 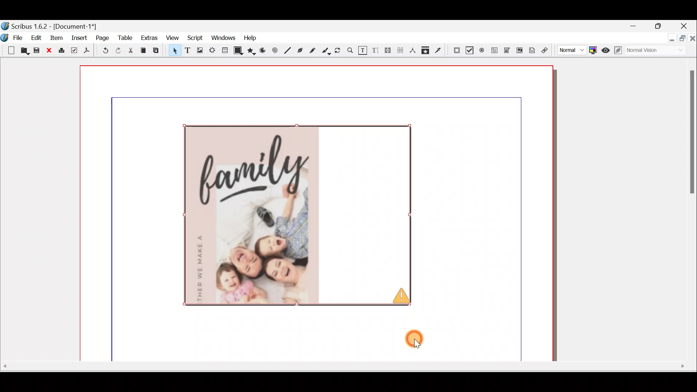 I want to click on Open, so click(x=24, y=52).